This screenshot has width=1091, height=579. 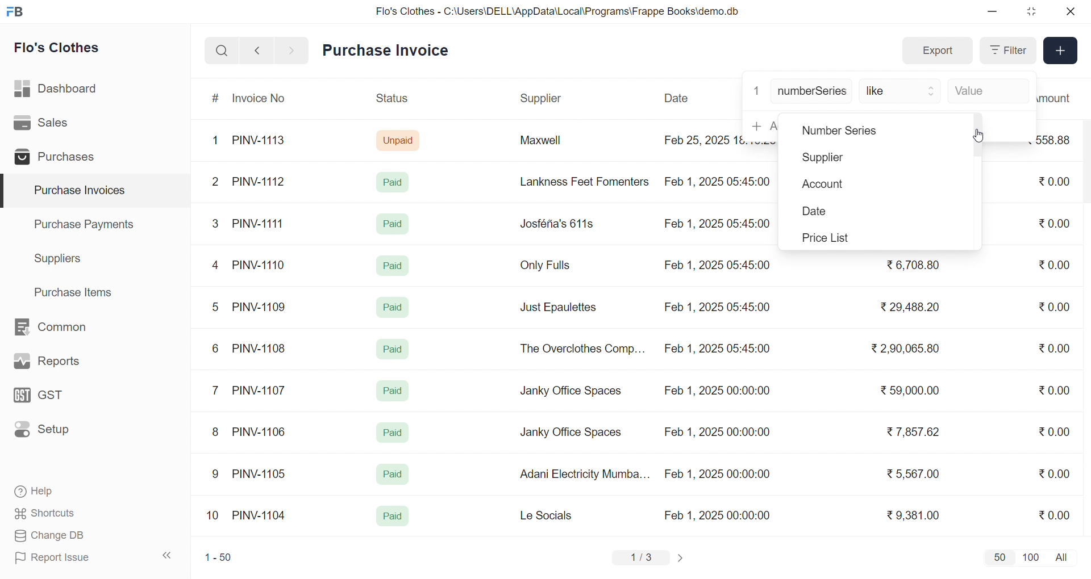 I want to click on Feb 1, 2025 05:45:00, so click(x=719, y=266).